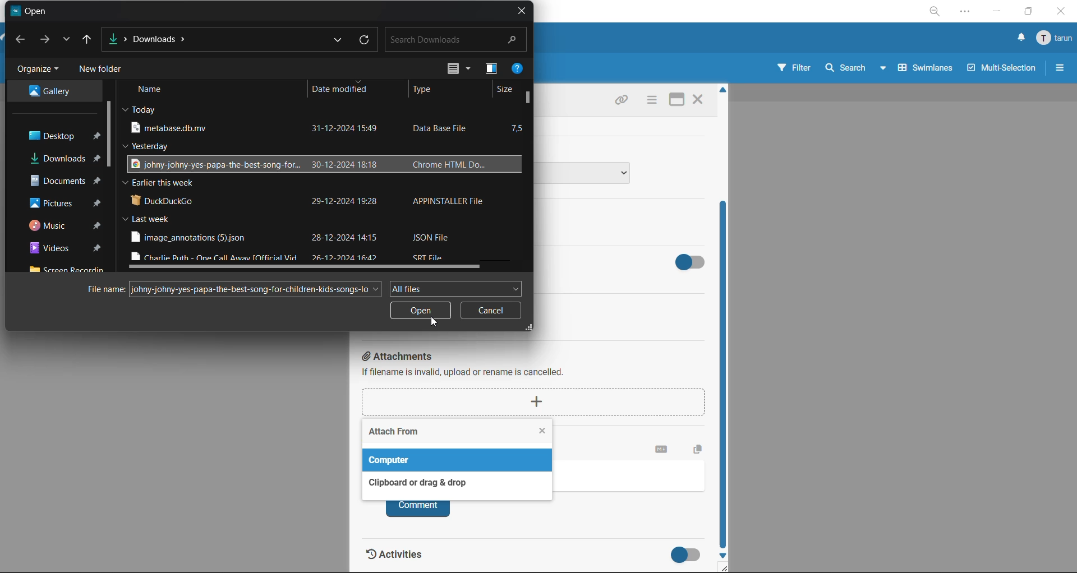 This screenshot has width=1077, height=573. I want to click on gallery, so click(60, 92).